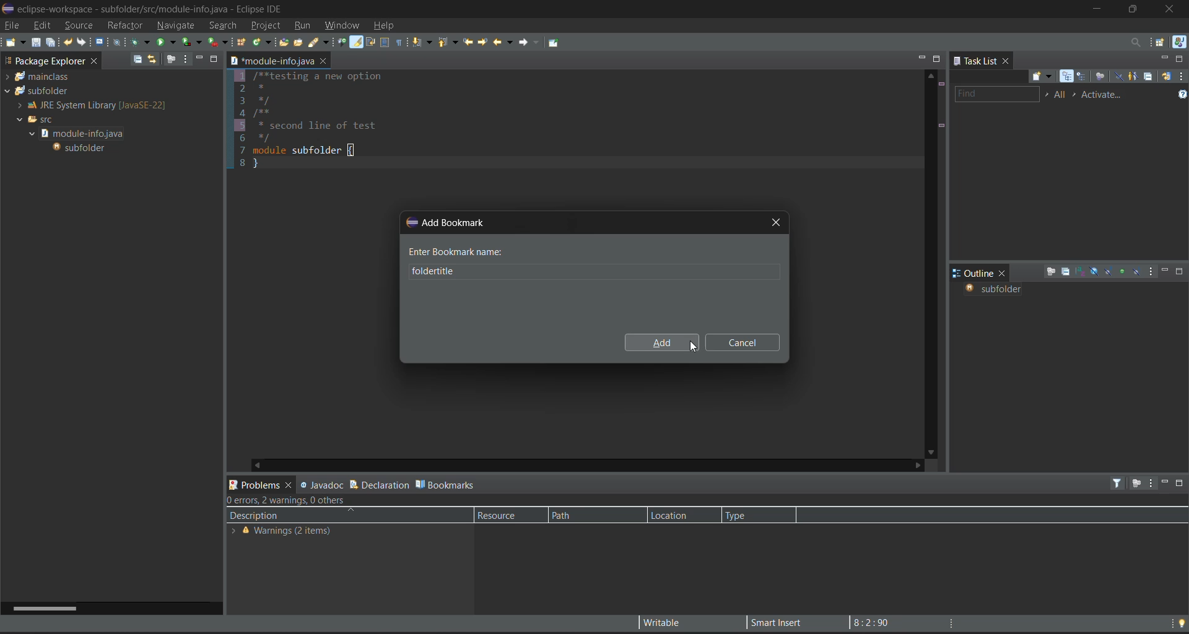 This screenshot has width=1189, height=634. What do you see at coordinates (285, 532) in the screenshot?
I see `Warning (2 items)` at bounding box center [285, 532].